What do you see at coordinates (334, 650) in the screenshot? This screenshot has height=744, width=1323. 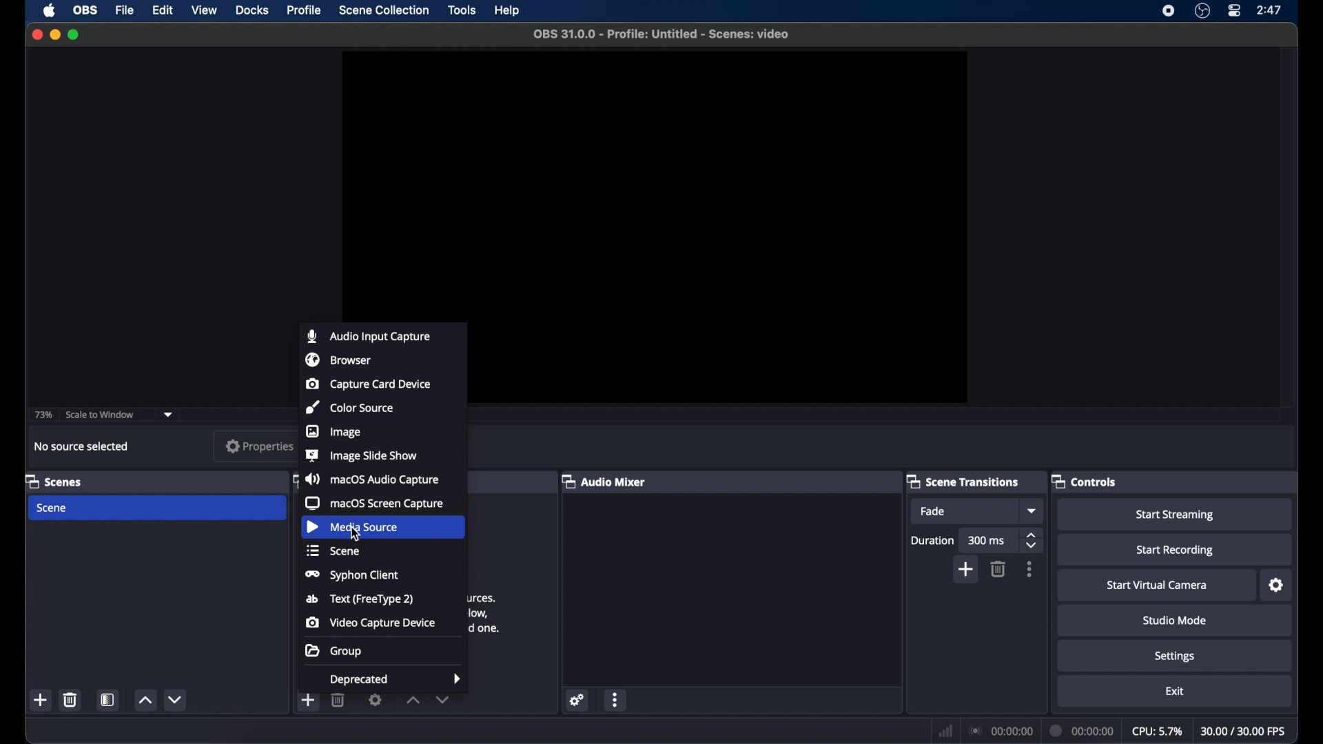 I see `group` at bounding box center [334, 650].